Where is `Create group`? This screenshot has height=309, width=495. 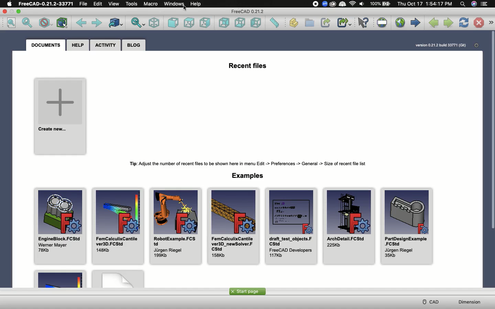 Create group is located at coordinates (310, 23).